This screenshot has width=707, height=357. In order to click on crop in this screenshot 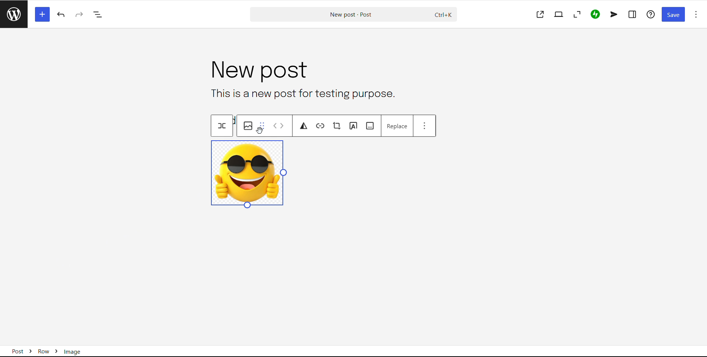, I will do `click(337, 126)`.